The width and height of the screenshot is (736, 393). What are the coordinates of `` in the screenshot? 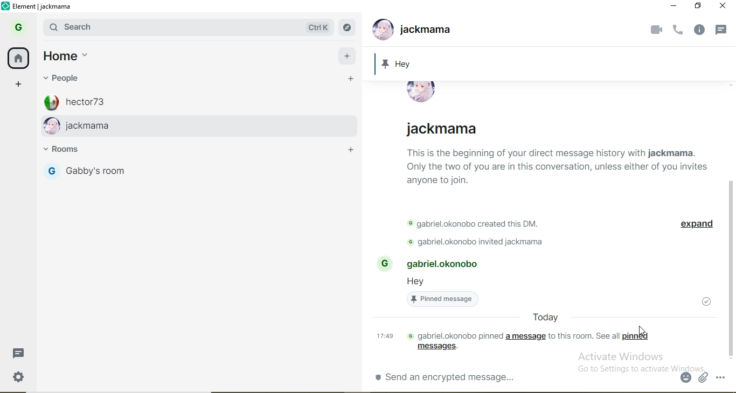 It's located at (724, 30).